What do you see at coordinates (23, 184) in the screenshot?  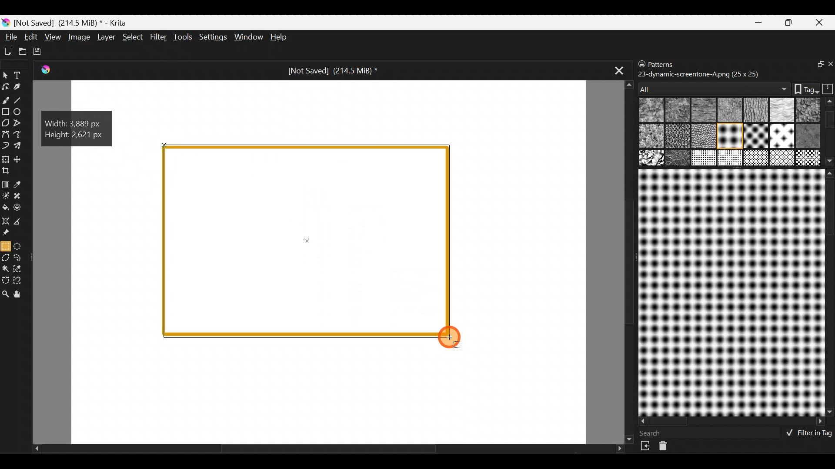 I see `Sample a colour` at bounding box center [23, 184].